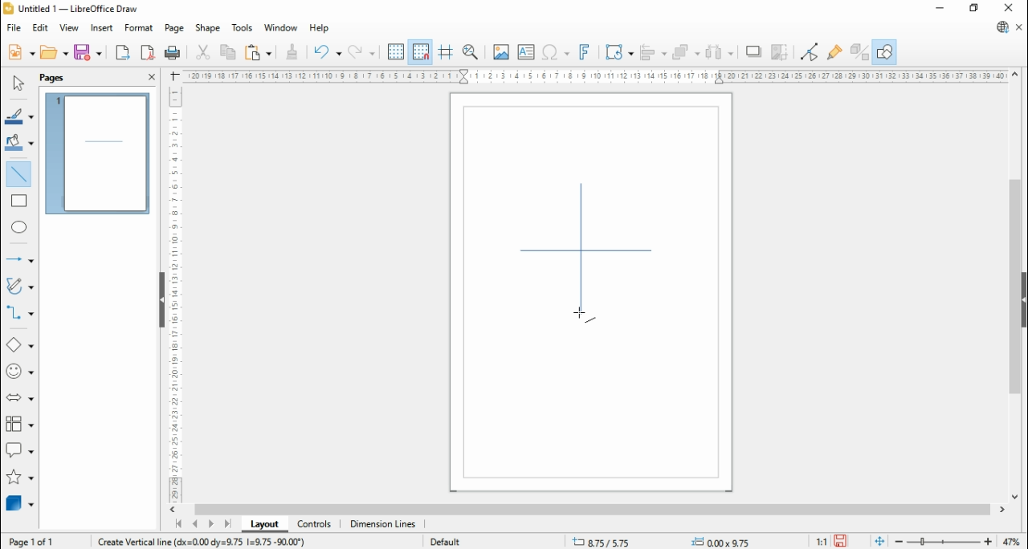 Image resolution: width=1028 pixels, height=549 pixels. What do you see at coordinates (1020, 27) in the screenshot?
I see `close document` at bounding box center [1020, 27].